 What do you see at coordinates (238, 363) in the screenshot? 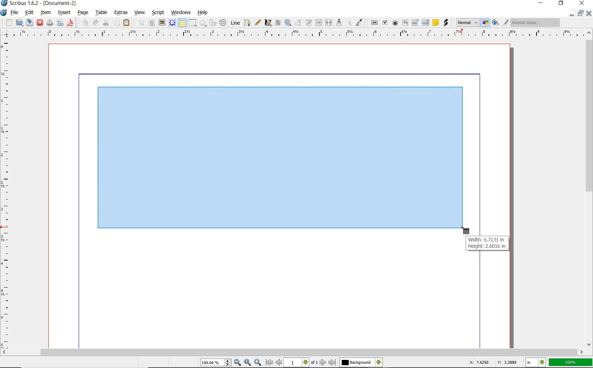
I see `zoom out` at bounding box center [238, 363].